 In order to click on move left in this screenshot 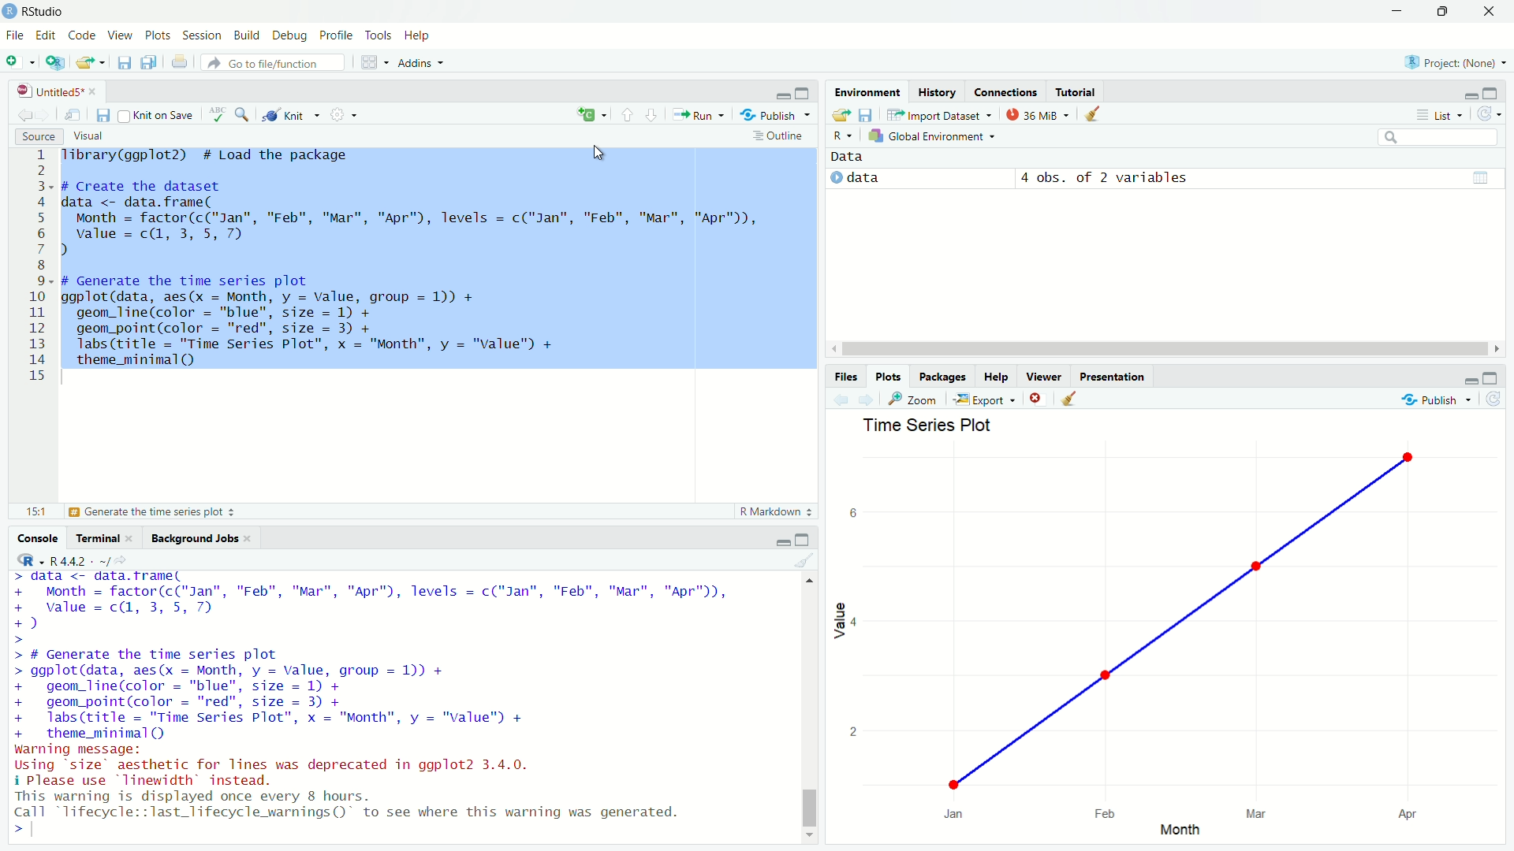, I will do `click(832, 348)`.